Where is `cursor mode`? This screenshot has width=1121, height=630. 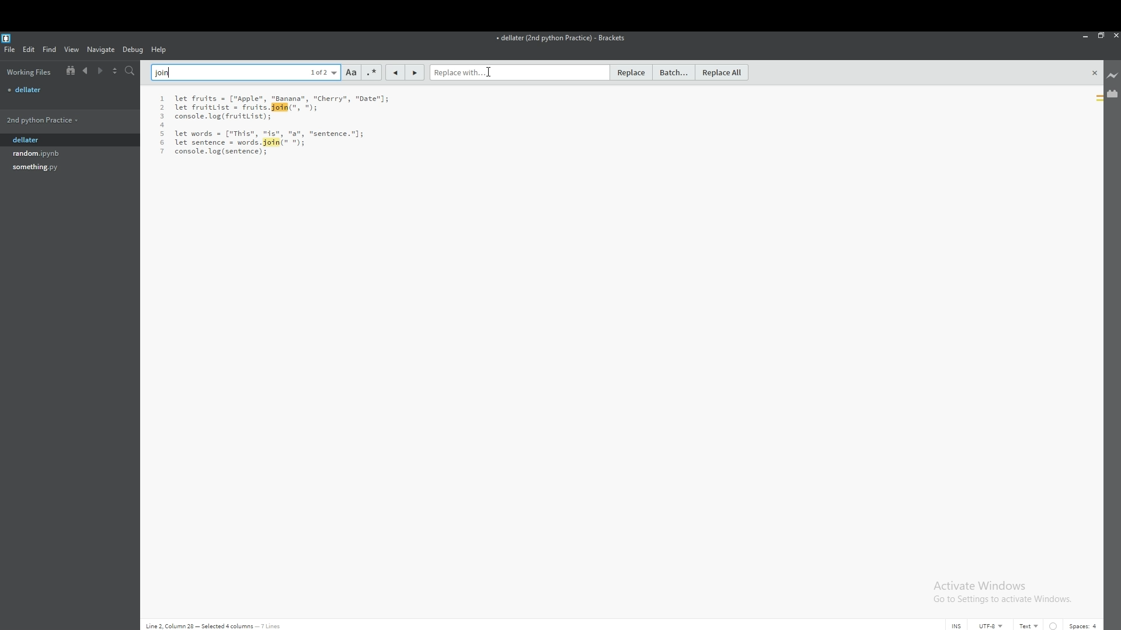
cursor mode is located at coordinates (956, 625).